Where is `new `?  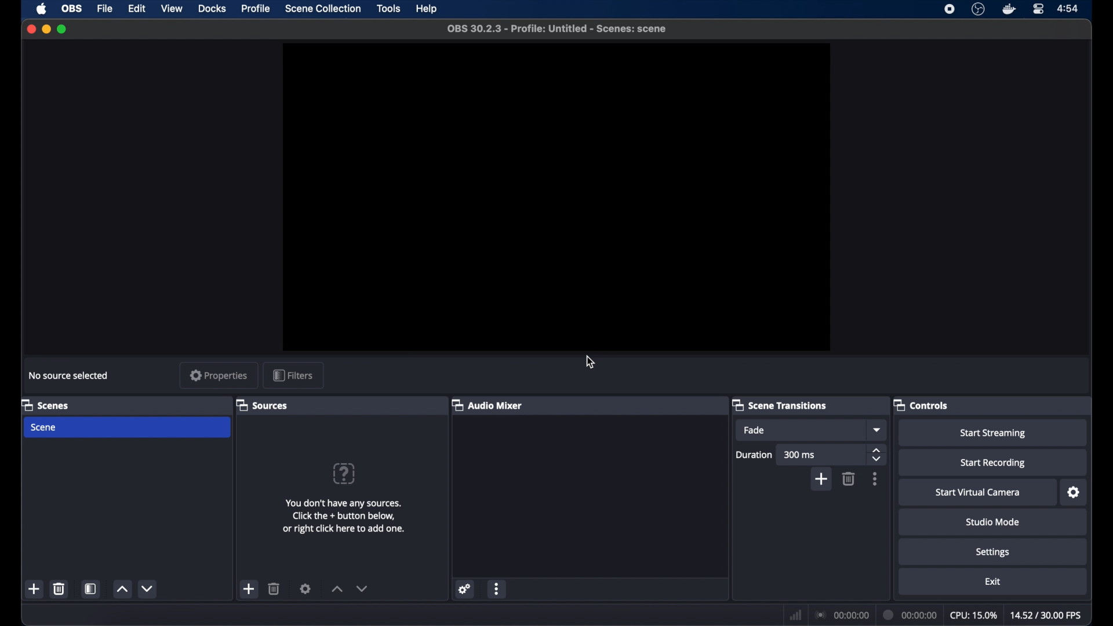
new  is located at coordinates (33, 589).